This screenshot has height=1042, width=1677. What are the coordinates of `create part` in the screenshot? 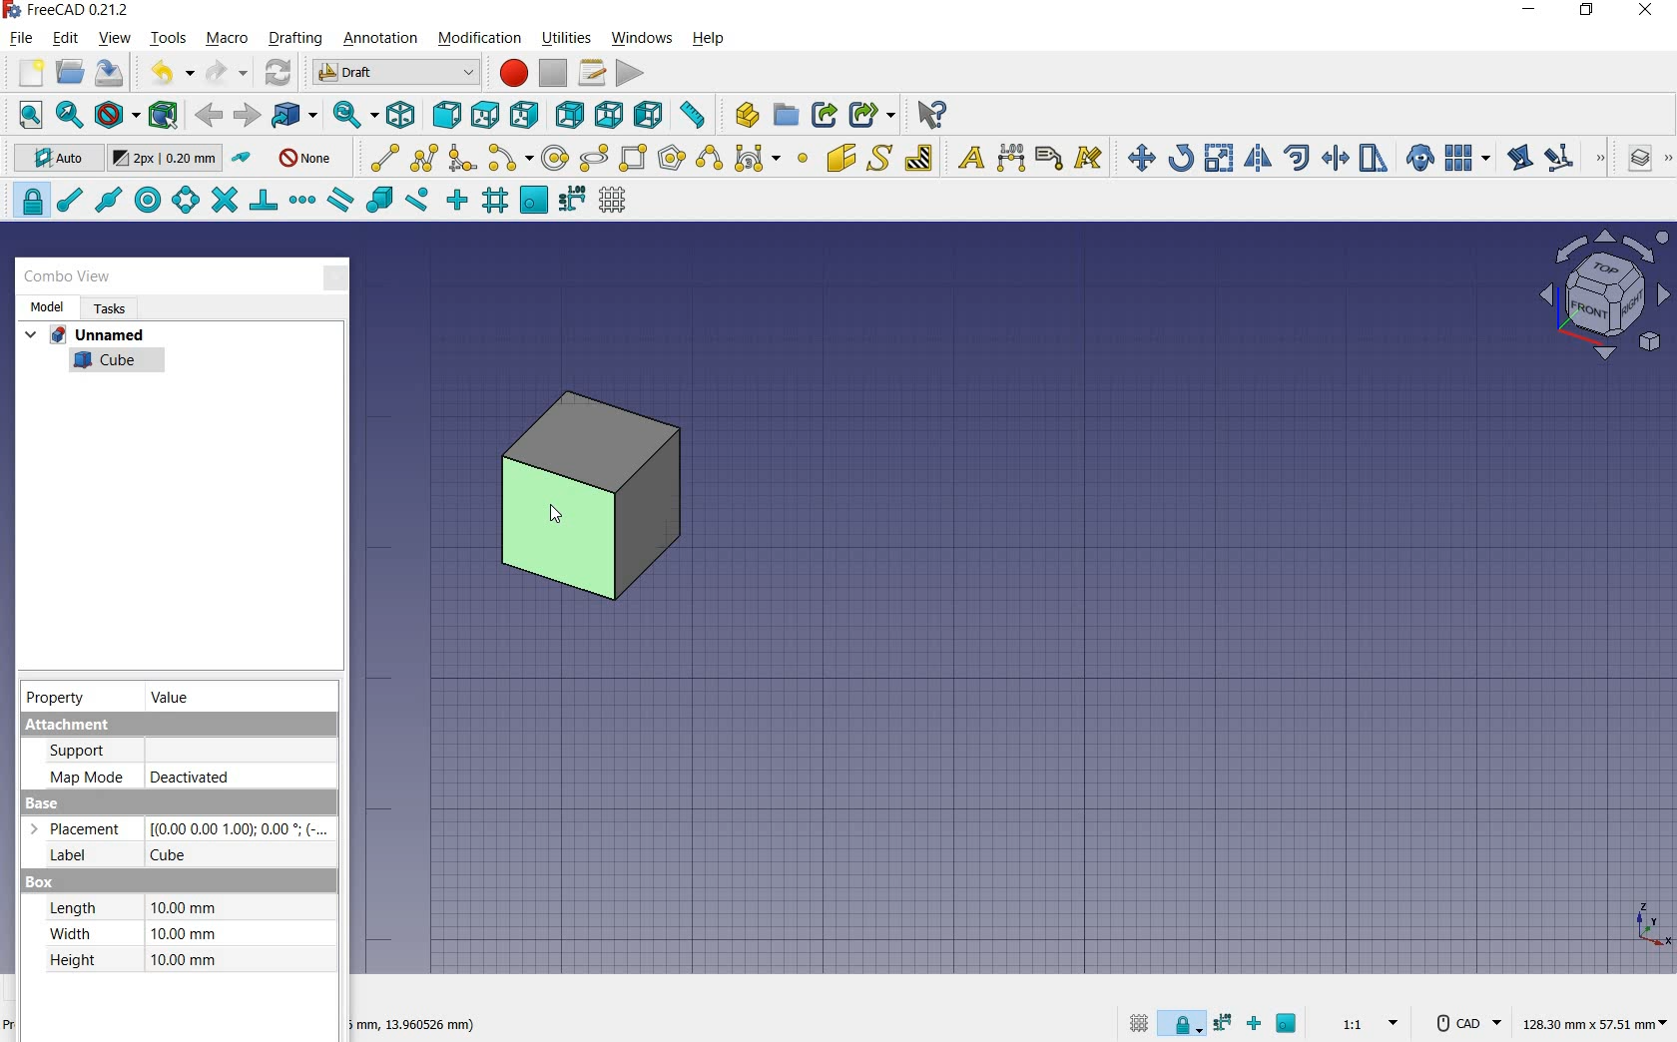 It's located at (742, 114).